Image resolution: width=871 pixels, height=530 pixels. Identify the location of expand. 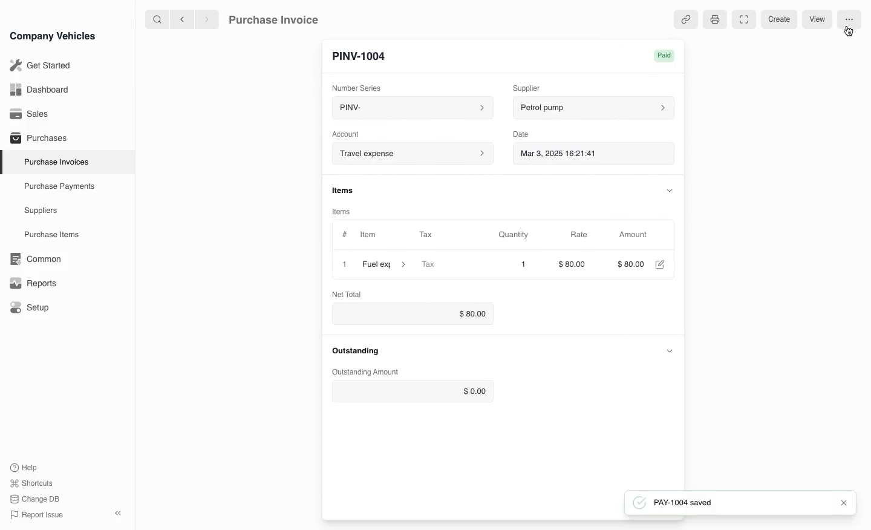
(670, 352).